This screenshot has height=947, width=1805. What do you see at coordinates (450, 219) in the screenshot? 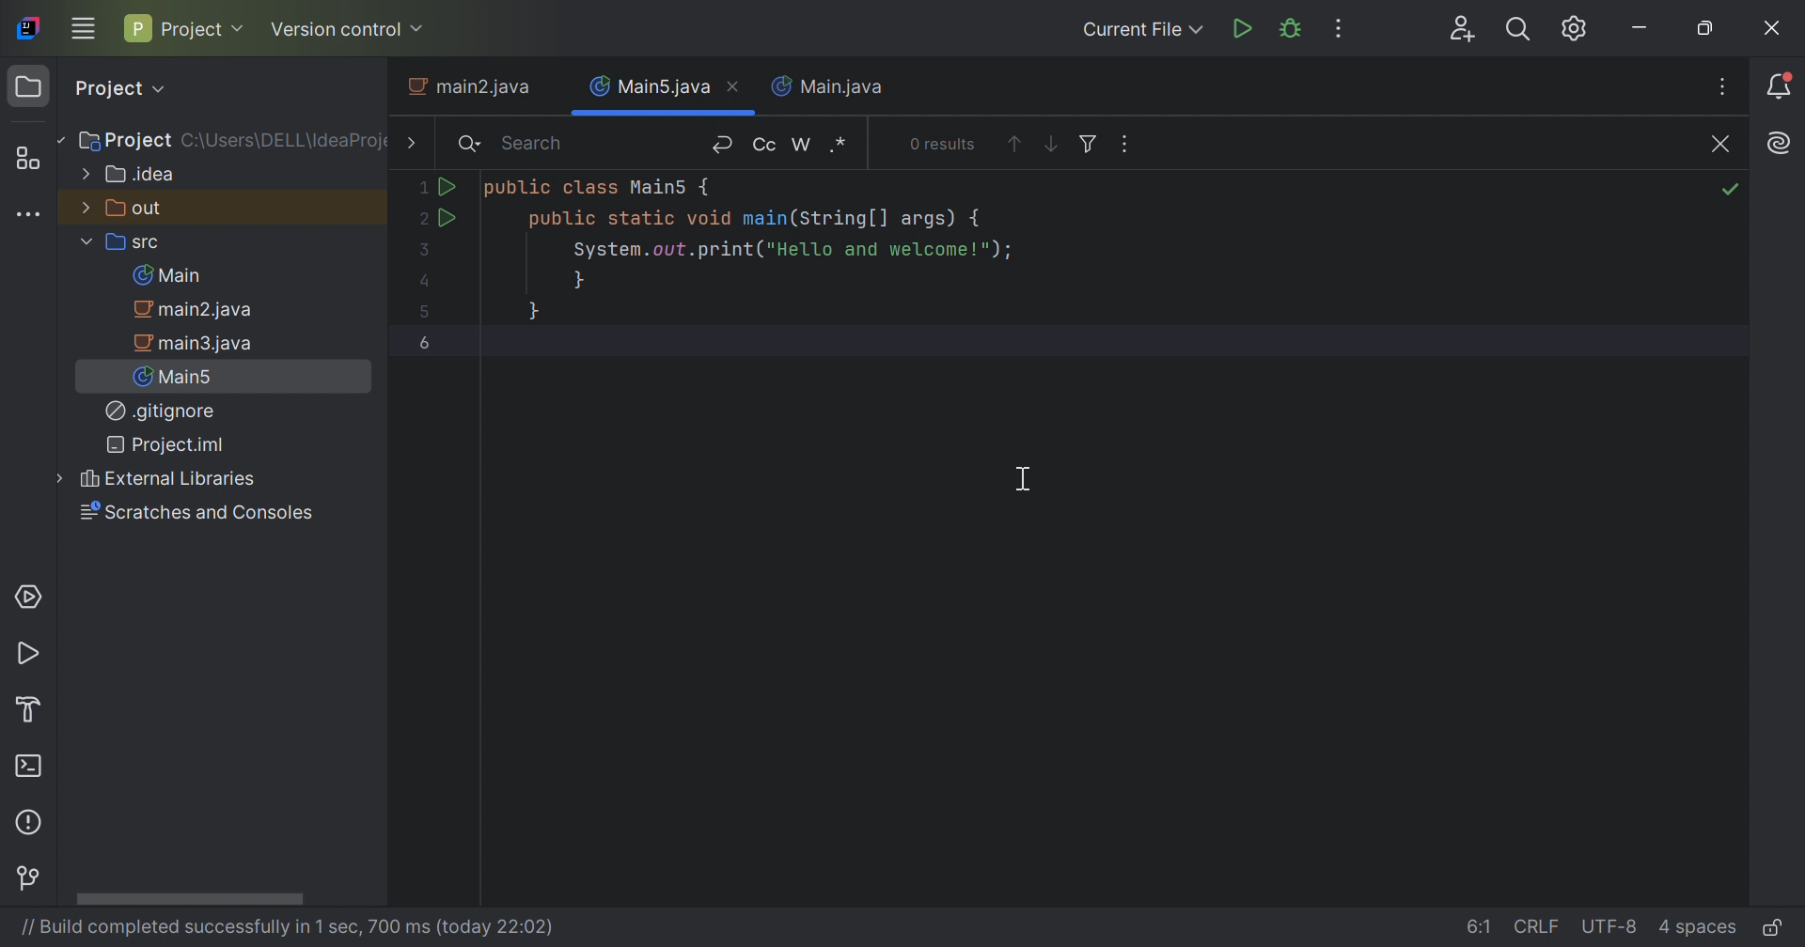
I see `Run` at bounding box center [450, 219].